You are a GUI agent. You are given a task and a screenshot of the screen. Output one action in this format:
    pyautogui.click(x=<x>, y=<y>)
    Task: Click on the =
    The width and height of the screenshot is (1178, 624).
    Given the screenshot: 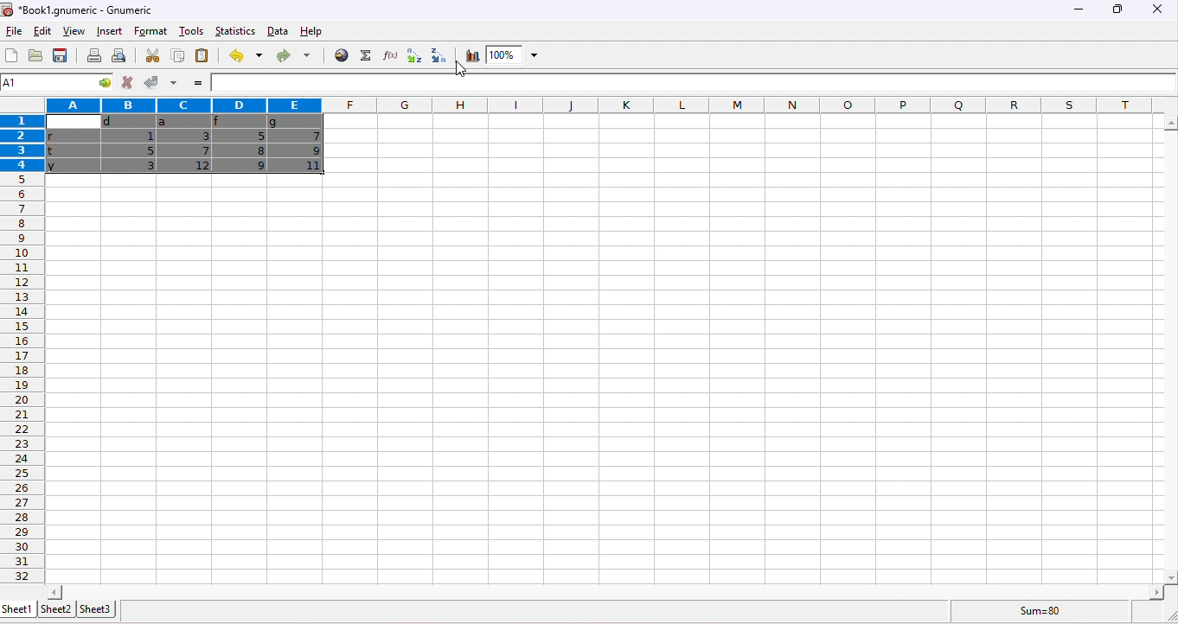 What is the action you would take?
    pyautogui.click(x=200, y=83)
    